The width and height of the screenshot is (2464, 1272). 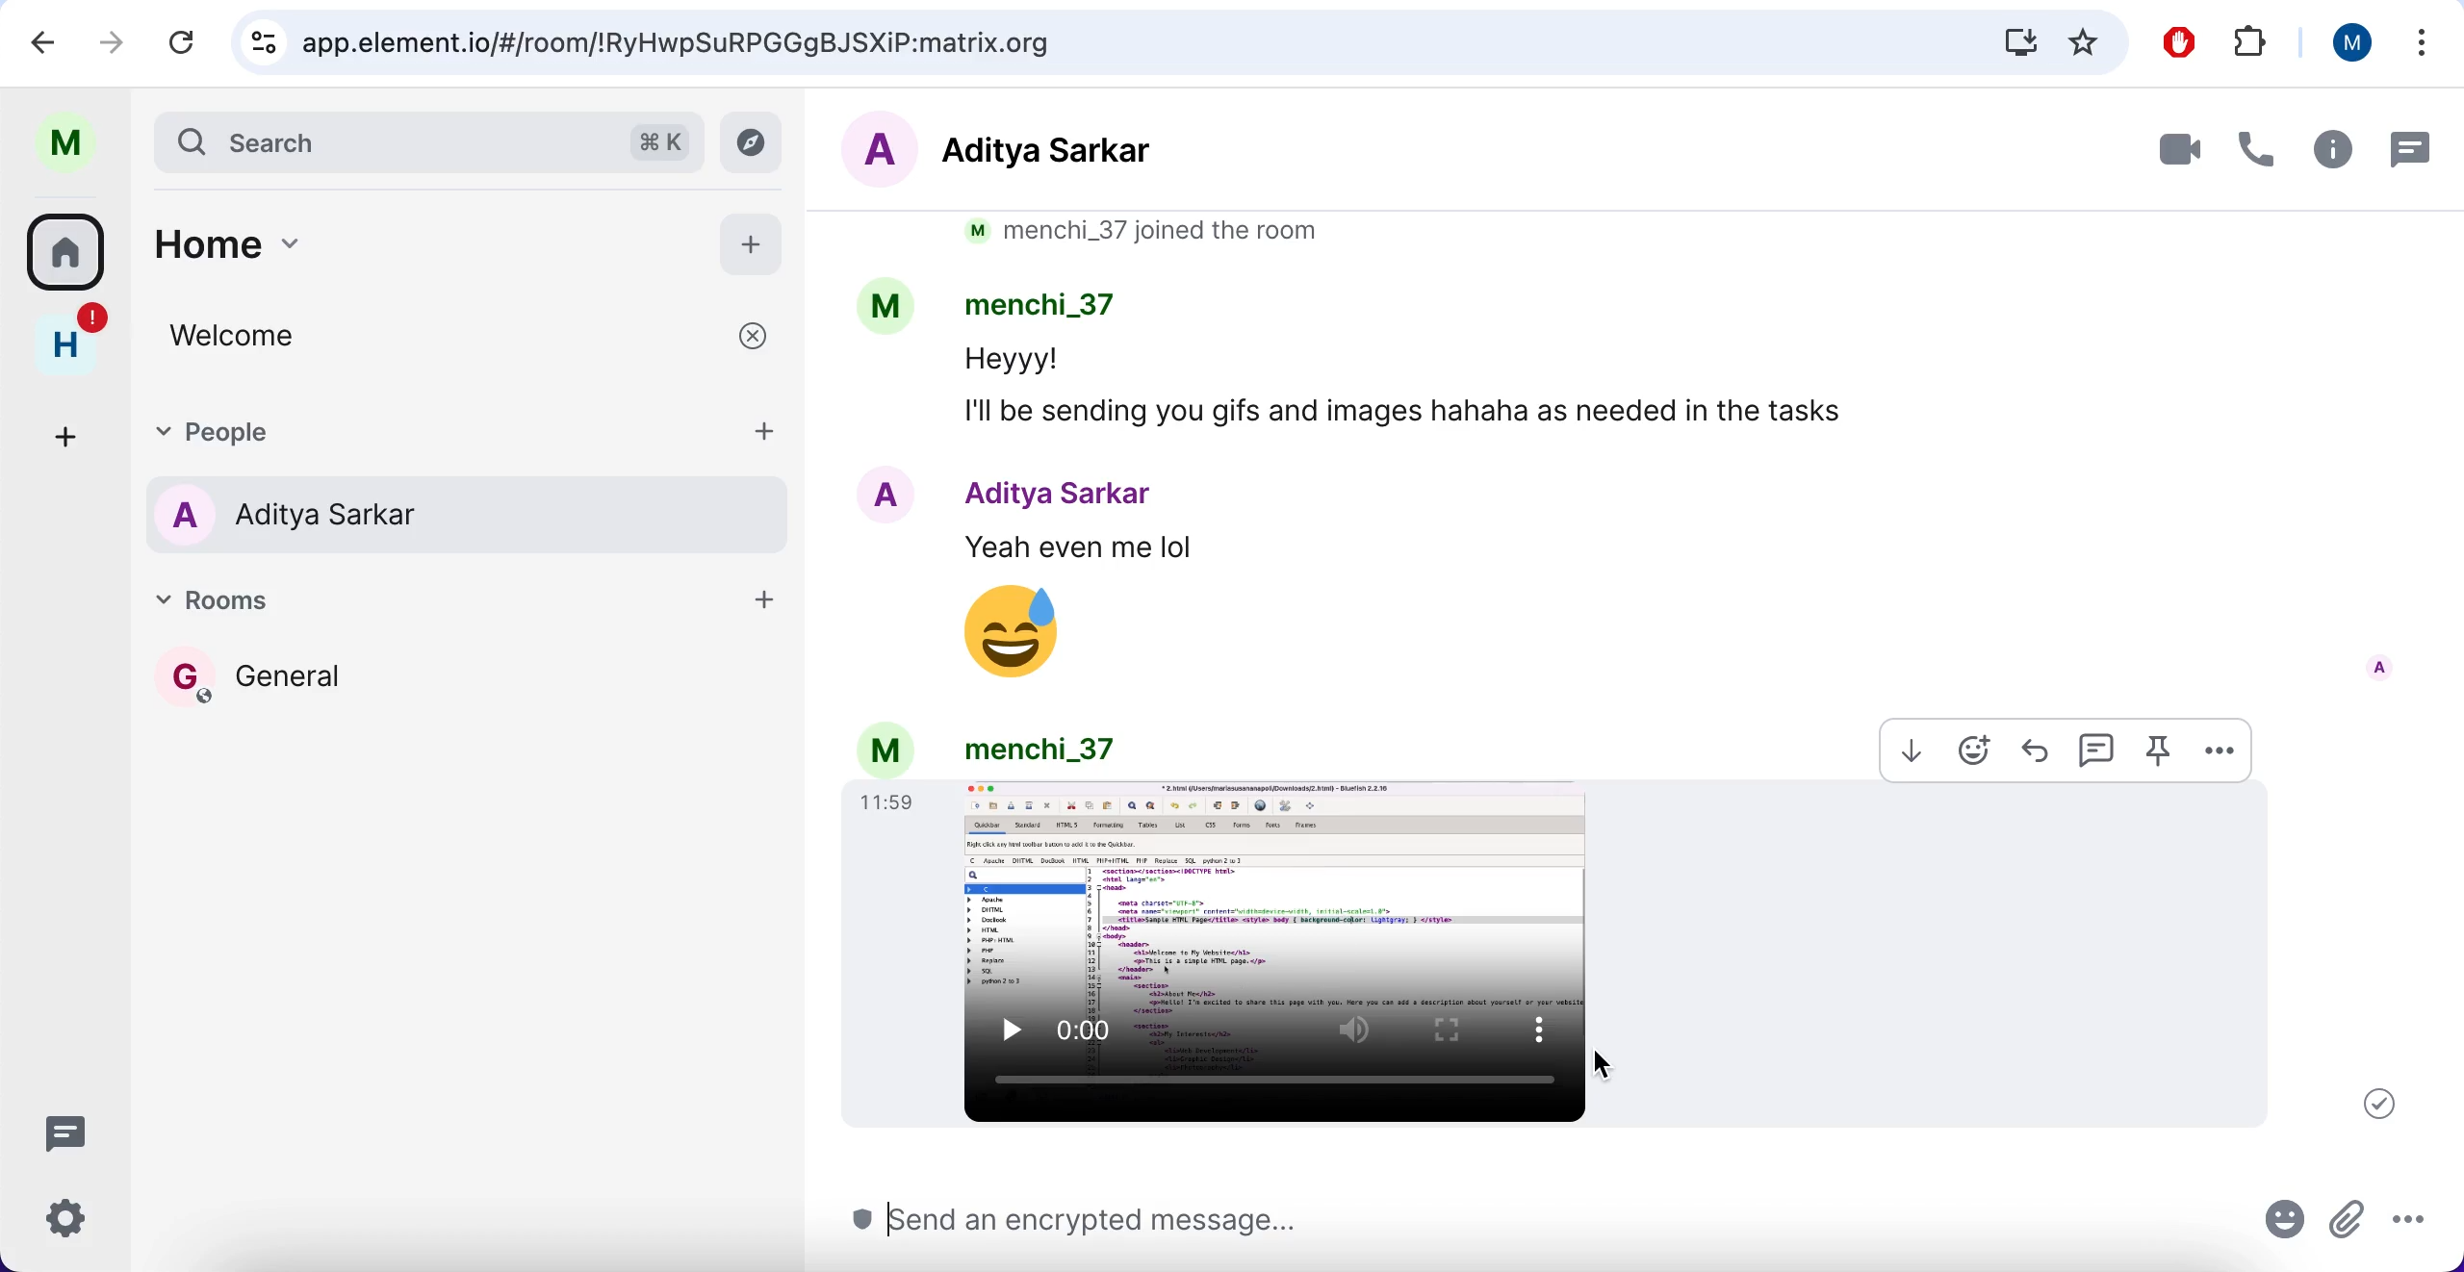 What do you see at coordinates (1075, 151) in the screenshot?
I see `chat member` at bounding box center [1075, 151].